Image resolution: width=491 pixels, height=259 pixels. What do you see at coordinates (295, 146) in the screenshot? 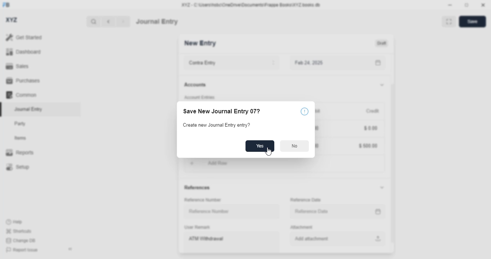
I see `no` at bounding box center [295, 146].